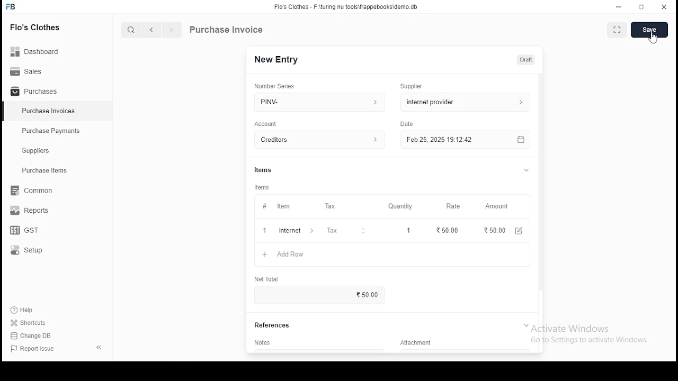 The image size is (678, 381). Describe the element at coordinates (275, 86) in the screenshot. I see `number series` at that location.